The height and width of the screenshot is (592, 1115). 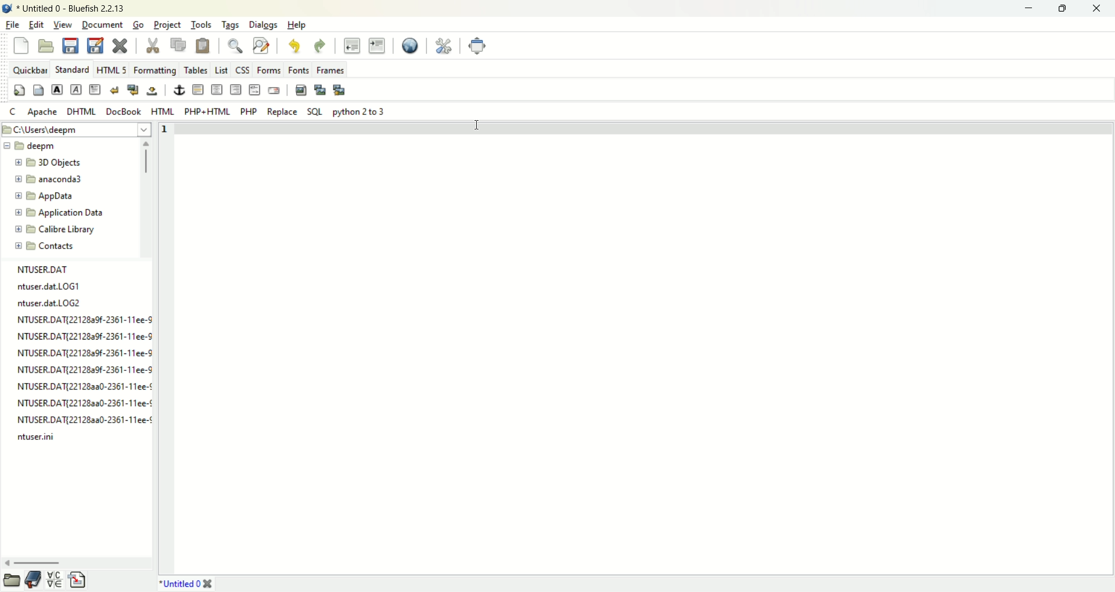 What do you see at coordinates (298, 69) in the screenshot?
I see `Fonts` at bounding box center [298, 69].